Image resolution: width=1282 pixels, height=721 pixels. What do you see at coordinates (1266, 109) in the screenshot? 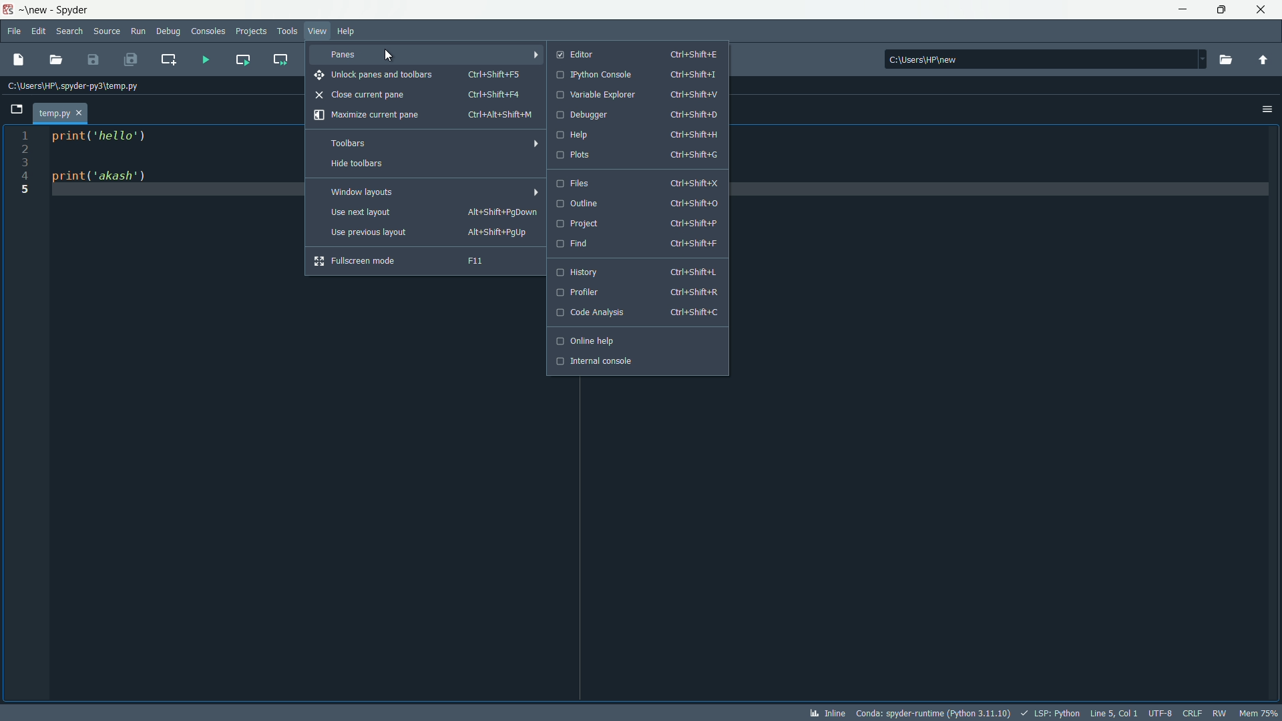
I see `options` at bounding box center [1266, 109].